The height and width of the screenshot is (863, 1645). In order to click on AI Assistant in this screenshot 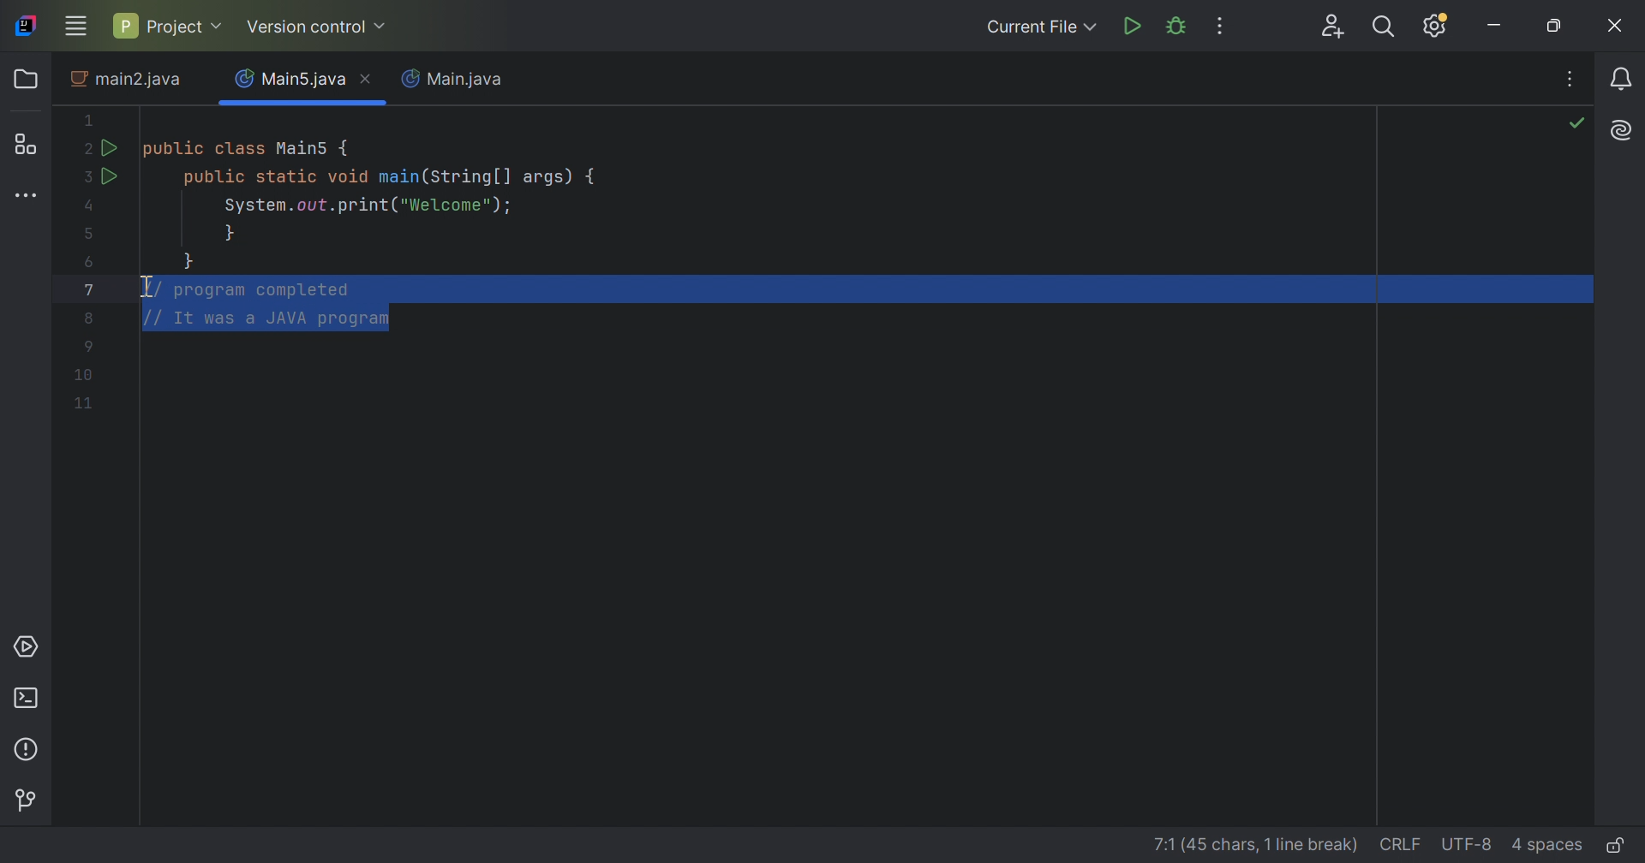, I will do `click(1624, 132)`.